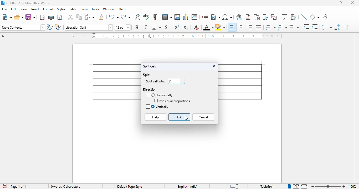 This screenshot has width=359, height=189. I want to click on book view, so click(304, 186).